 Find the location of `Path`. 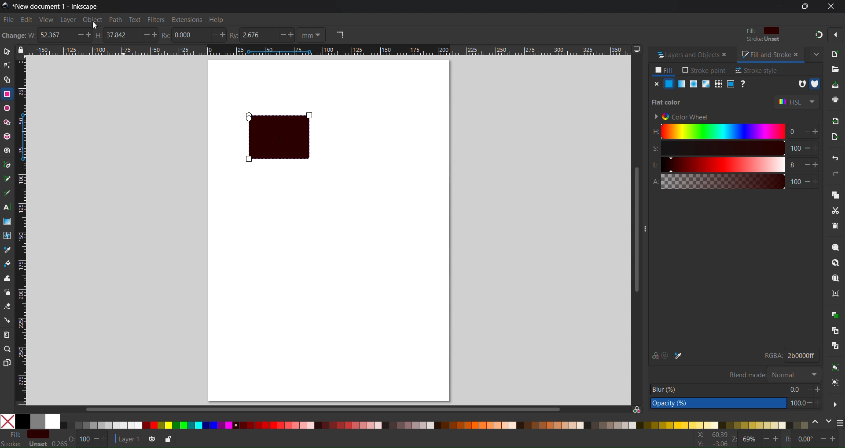

Path is located at coordinates (115, 19).